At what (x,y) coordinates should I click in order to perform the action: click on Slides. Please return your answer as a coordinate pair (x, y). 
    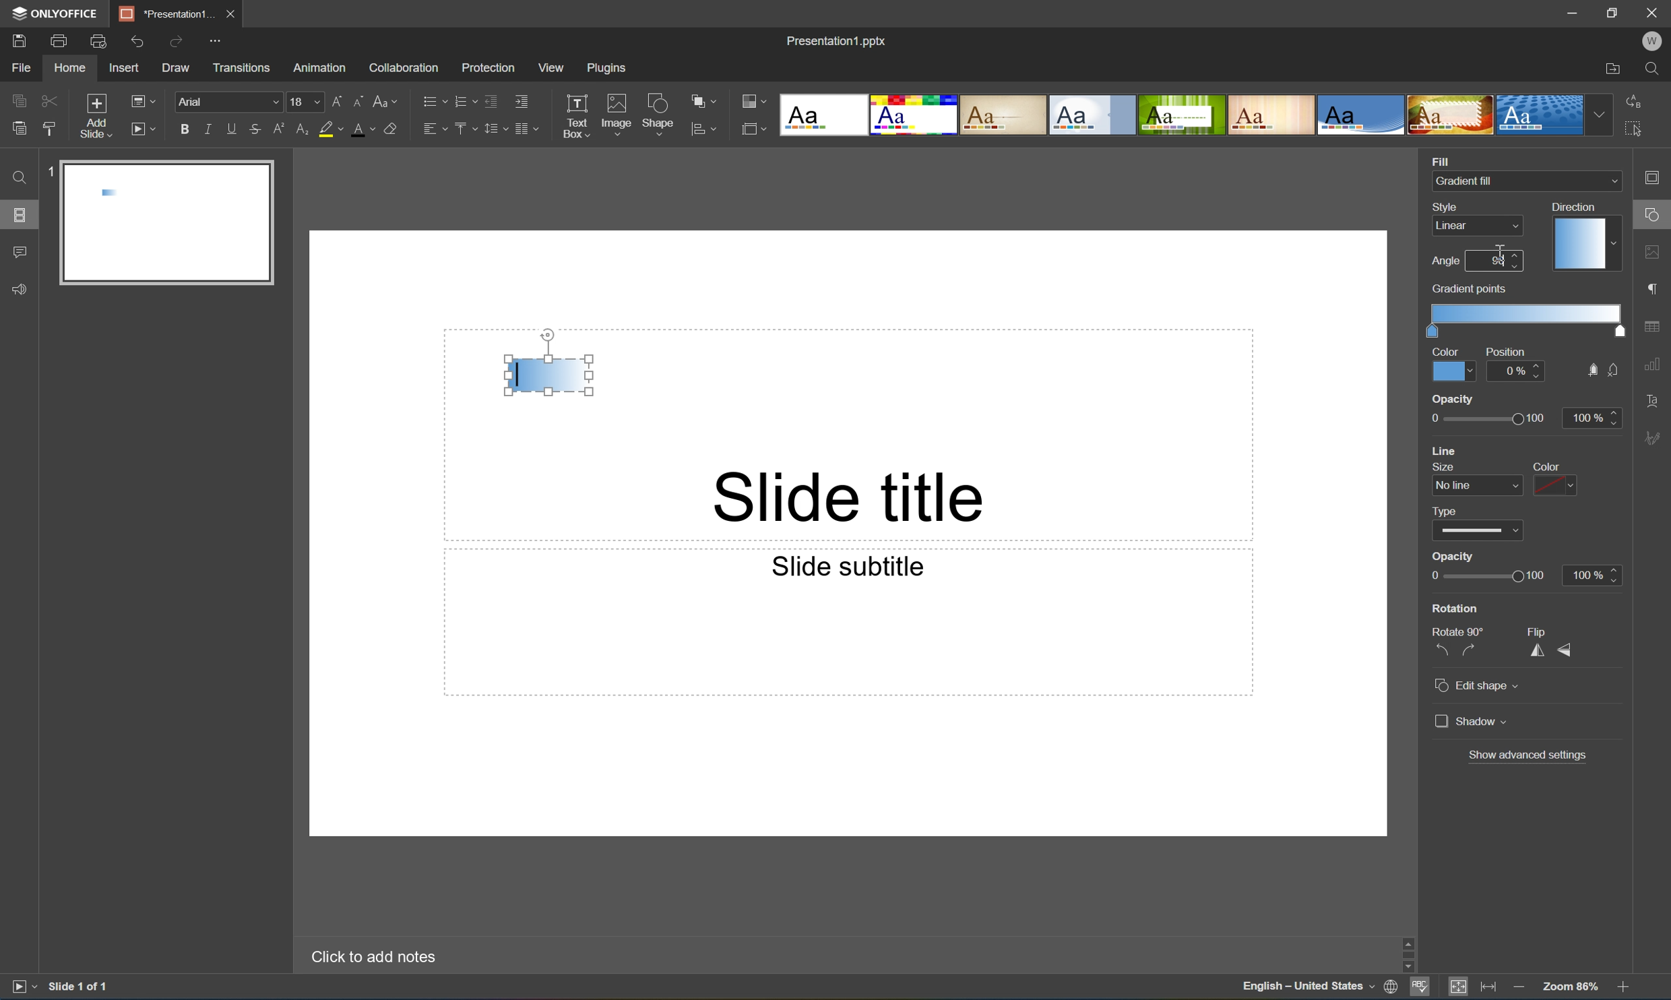
    Looking at the image, I should click on (22, 215).